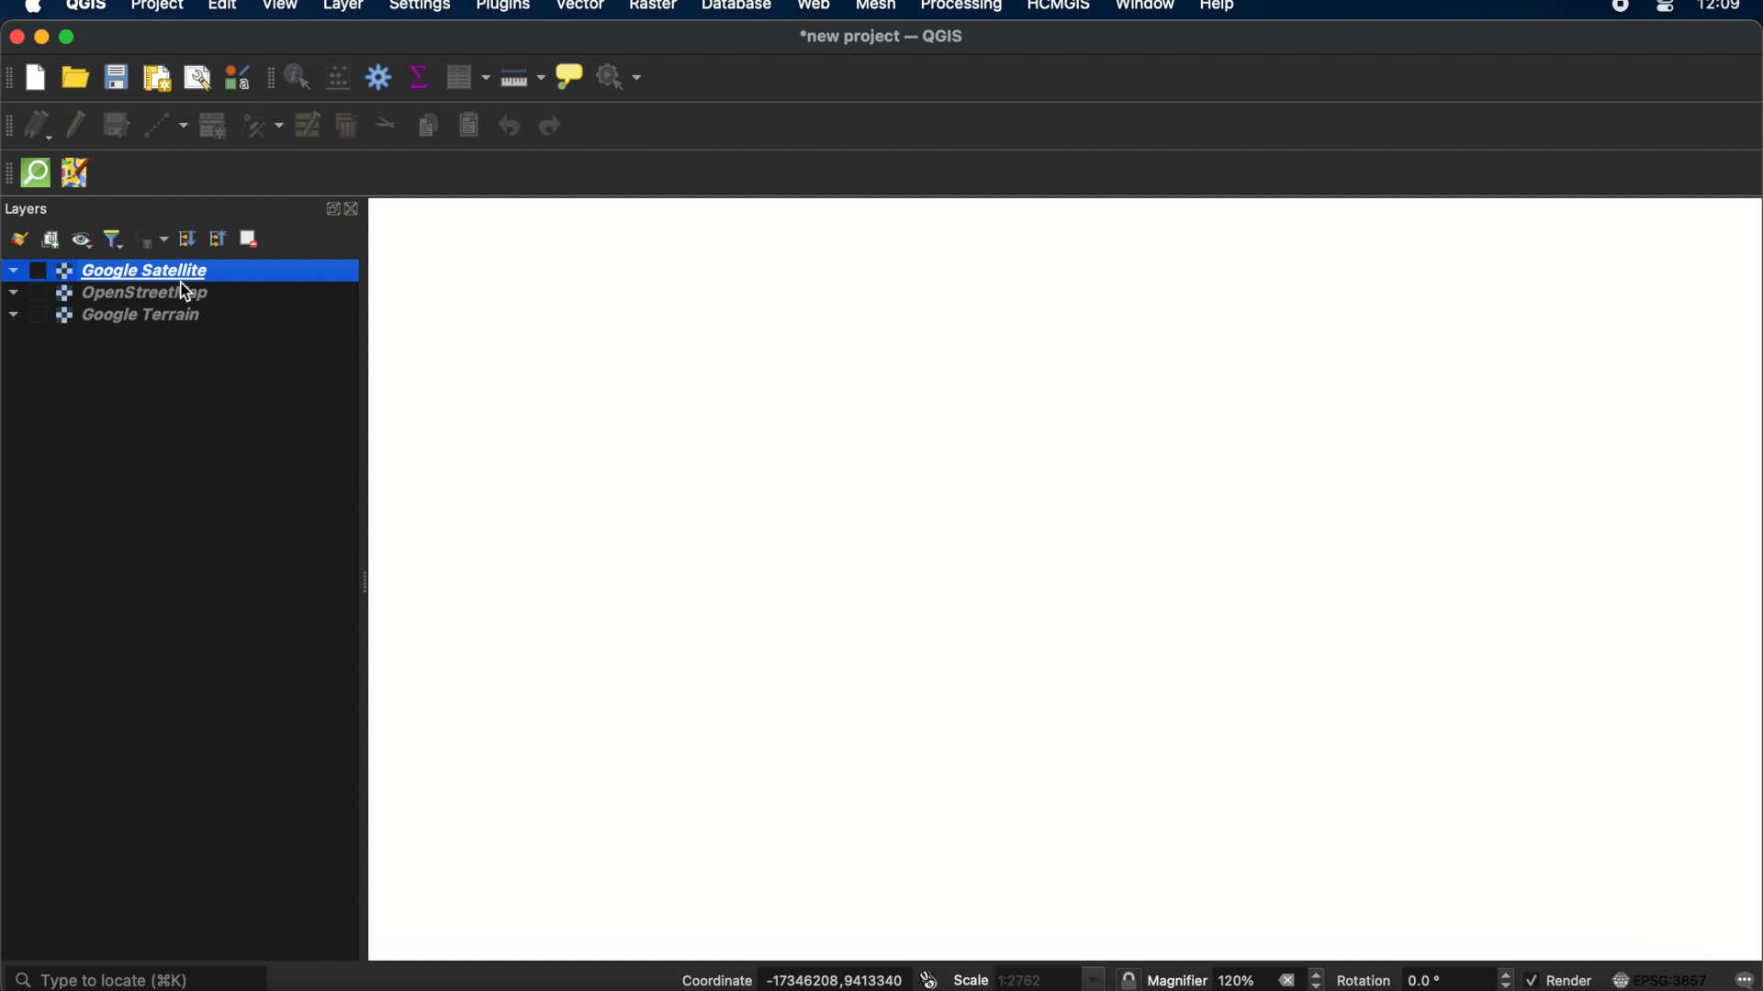 This screenshot has height=991, width=1763. I want to click on toggle extents and mouse position display, so click(926, 980).